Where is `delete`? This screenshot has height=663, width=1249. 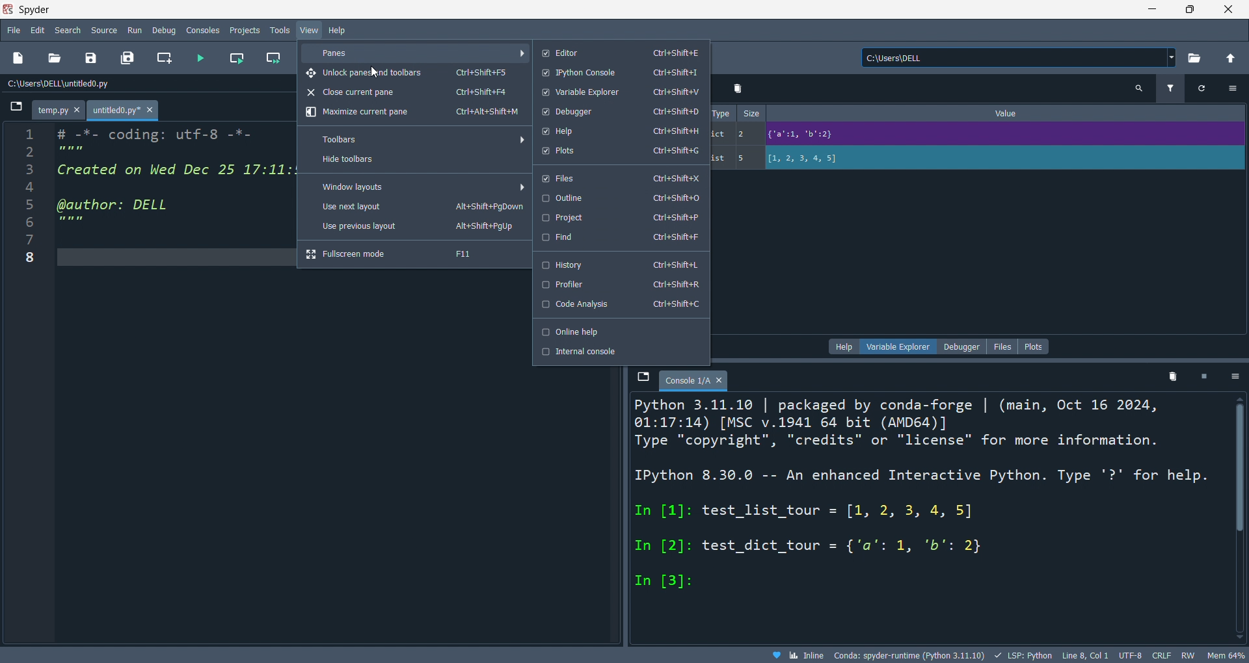 delete is located at coordinates (739, 88).